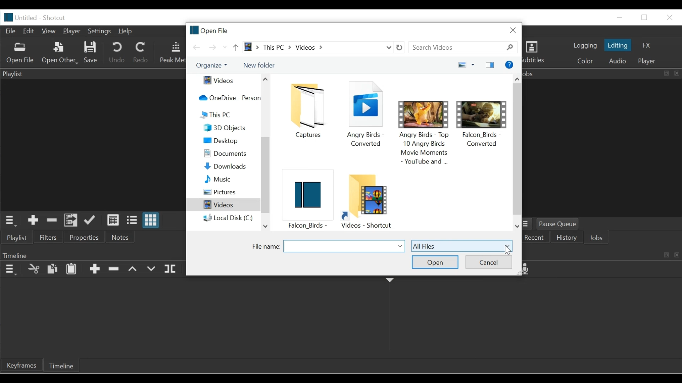 Image resolution: width=682 pixels, height=383 pixels. Describe the element at coordinates (513, 30) in the screenshot. I see `Close` at that location.